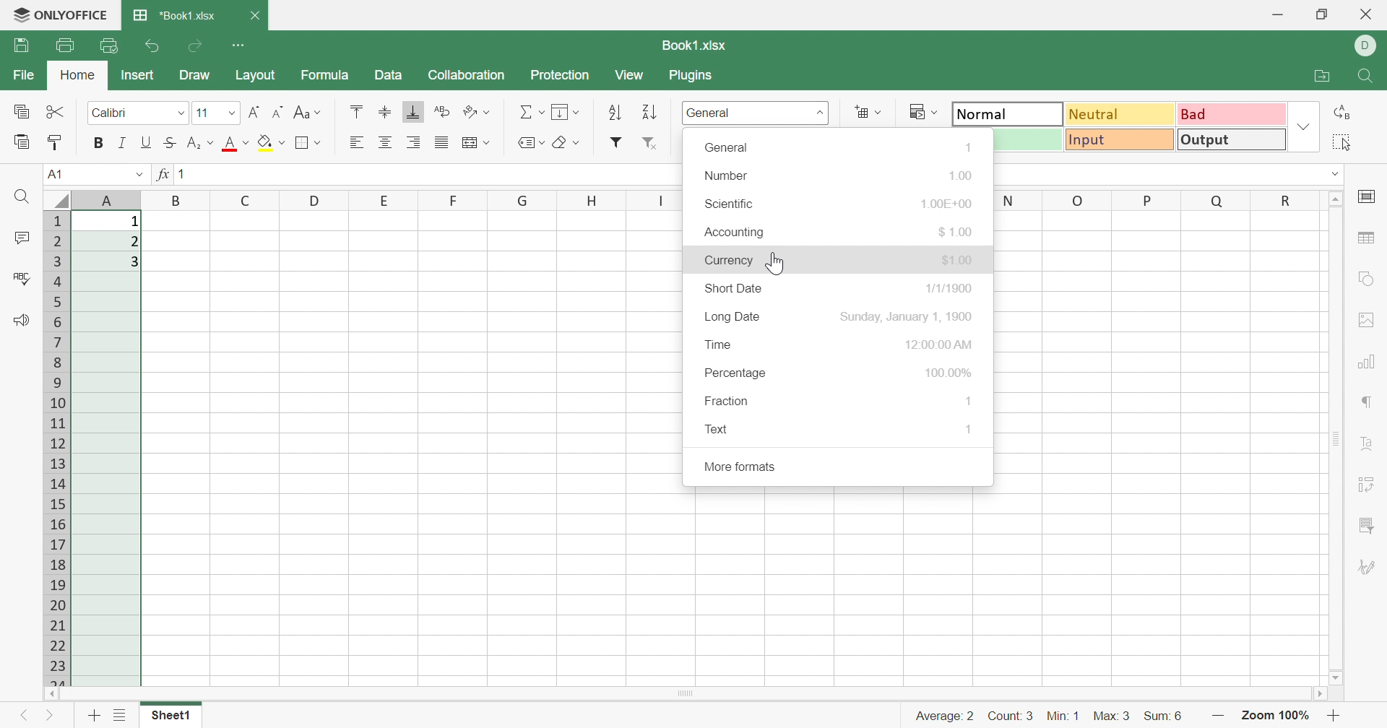 This screenshot has height=728, width=1387. What do you see at coordinates (356, 110) in the screenshot?
I see `Align top` at bounding box center [356, 110].